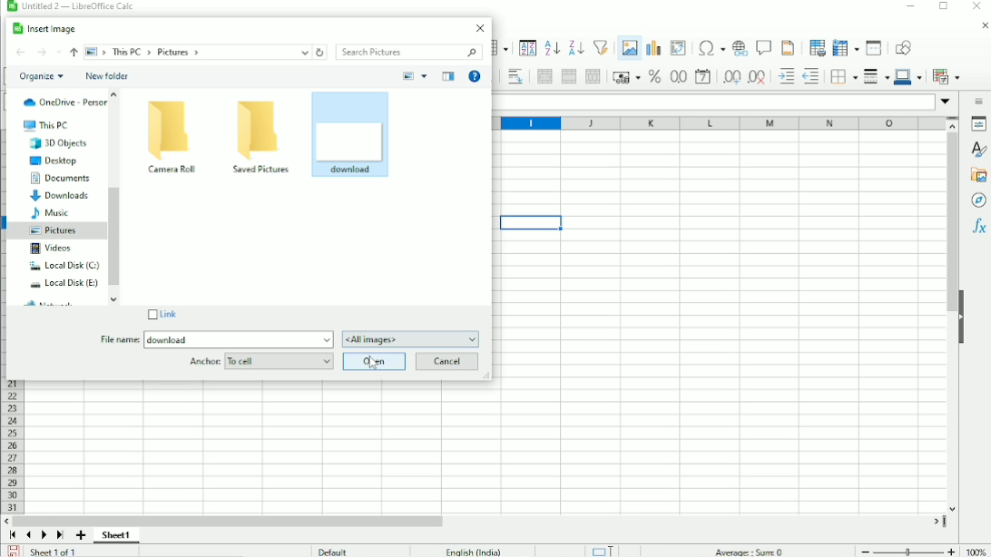 The height and width of the screenshot is (557, 991). Describe the element at coordinates (320, 51) in the screenshot. I see `Refresh` at that location.